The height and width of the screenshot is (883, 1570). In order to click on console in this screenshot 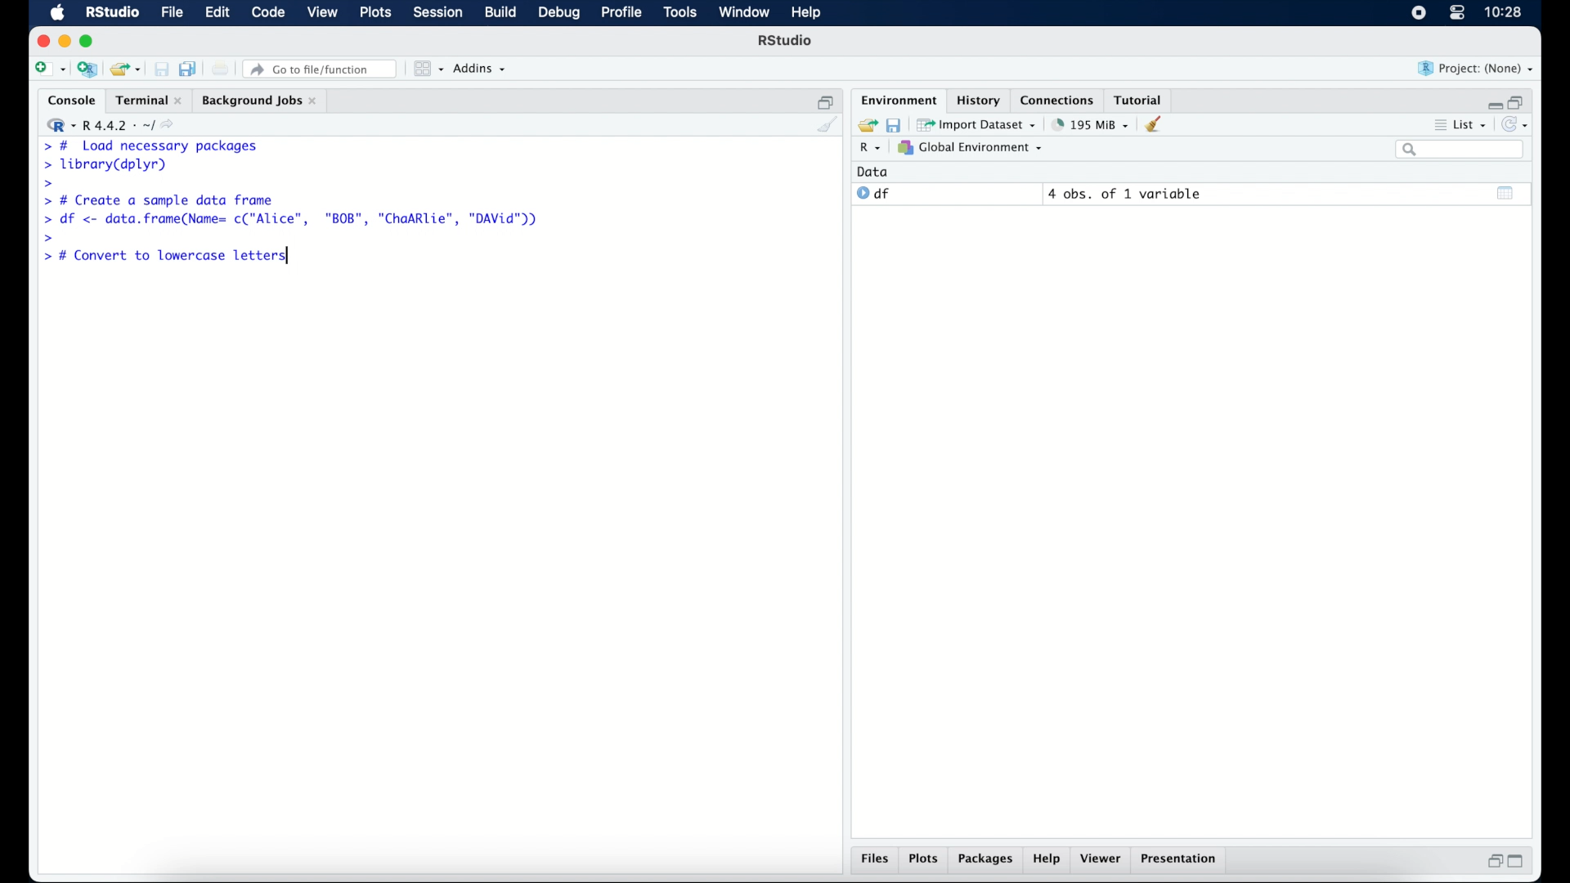, I will do `click(68, 101)`.